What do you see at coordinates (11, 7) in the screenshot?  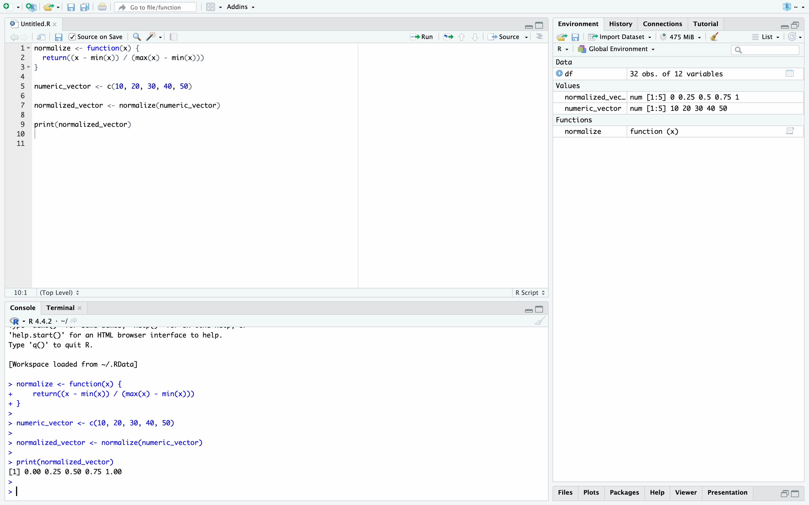 I see `New File` at bounding box center [11, 7].